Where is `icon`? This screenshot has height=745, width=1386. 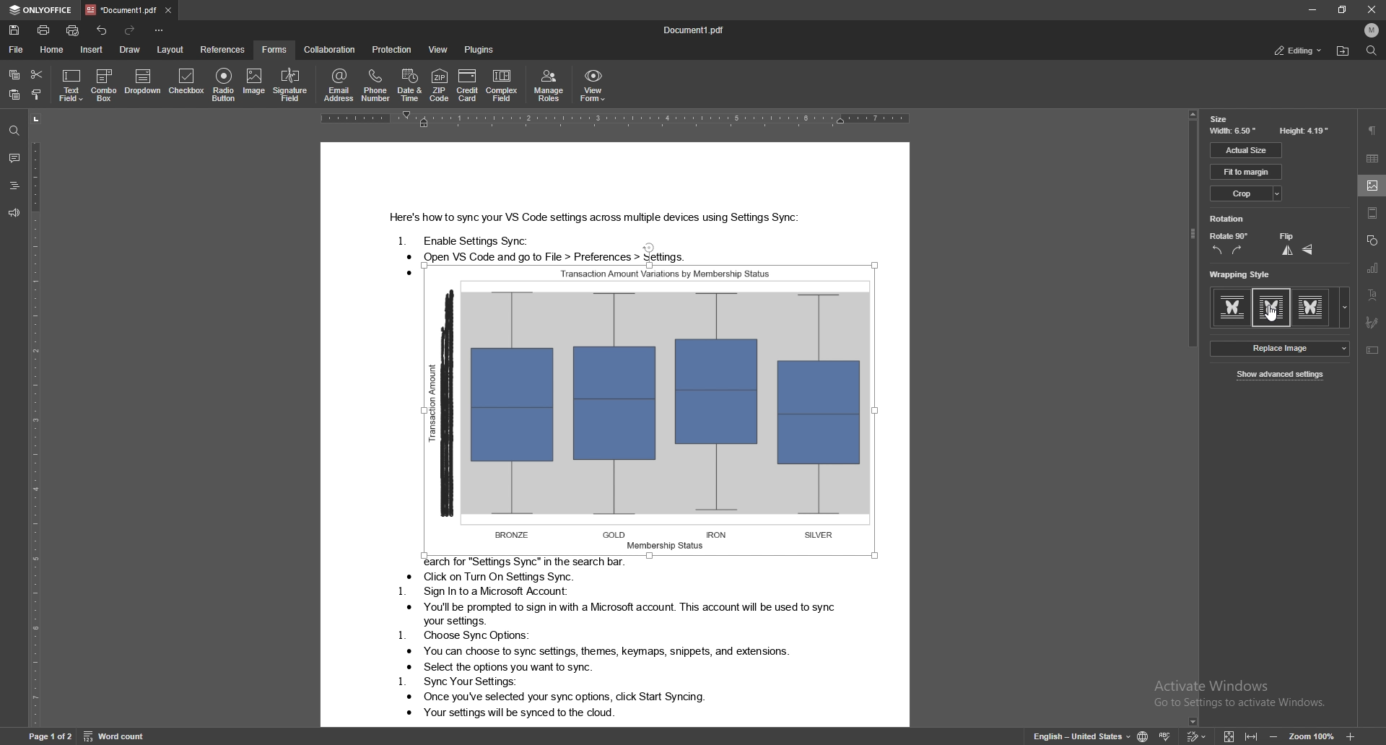
icon is located at coordinates (1352, 736).